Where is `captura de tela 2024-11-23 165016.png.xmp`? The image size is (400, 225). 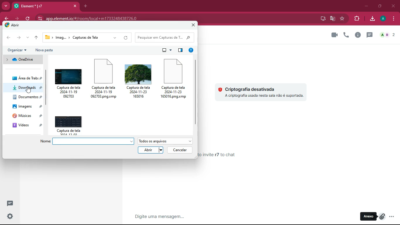 captura de tela 2024-11-23 165016.png.xmp is located at coordinates (175, 78).